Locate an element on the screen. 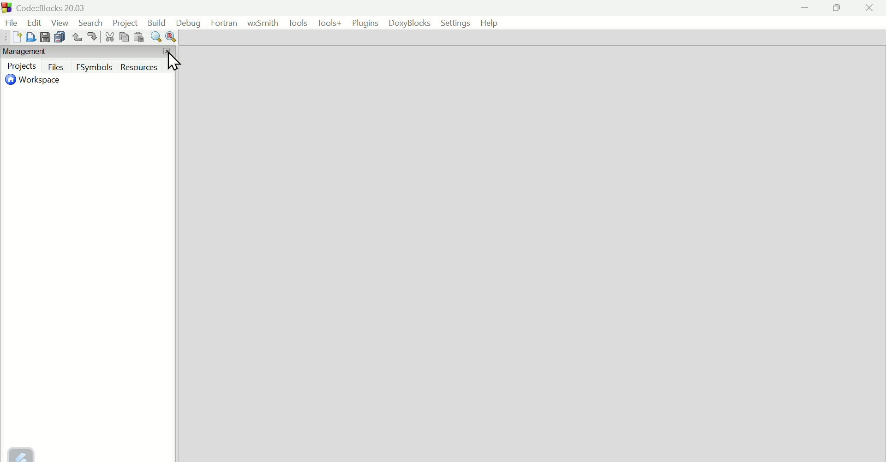  Save file is located at coordinates (46, 36).